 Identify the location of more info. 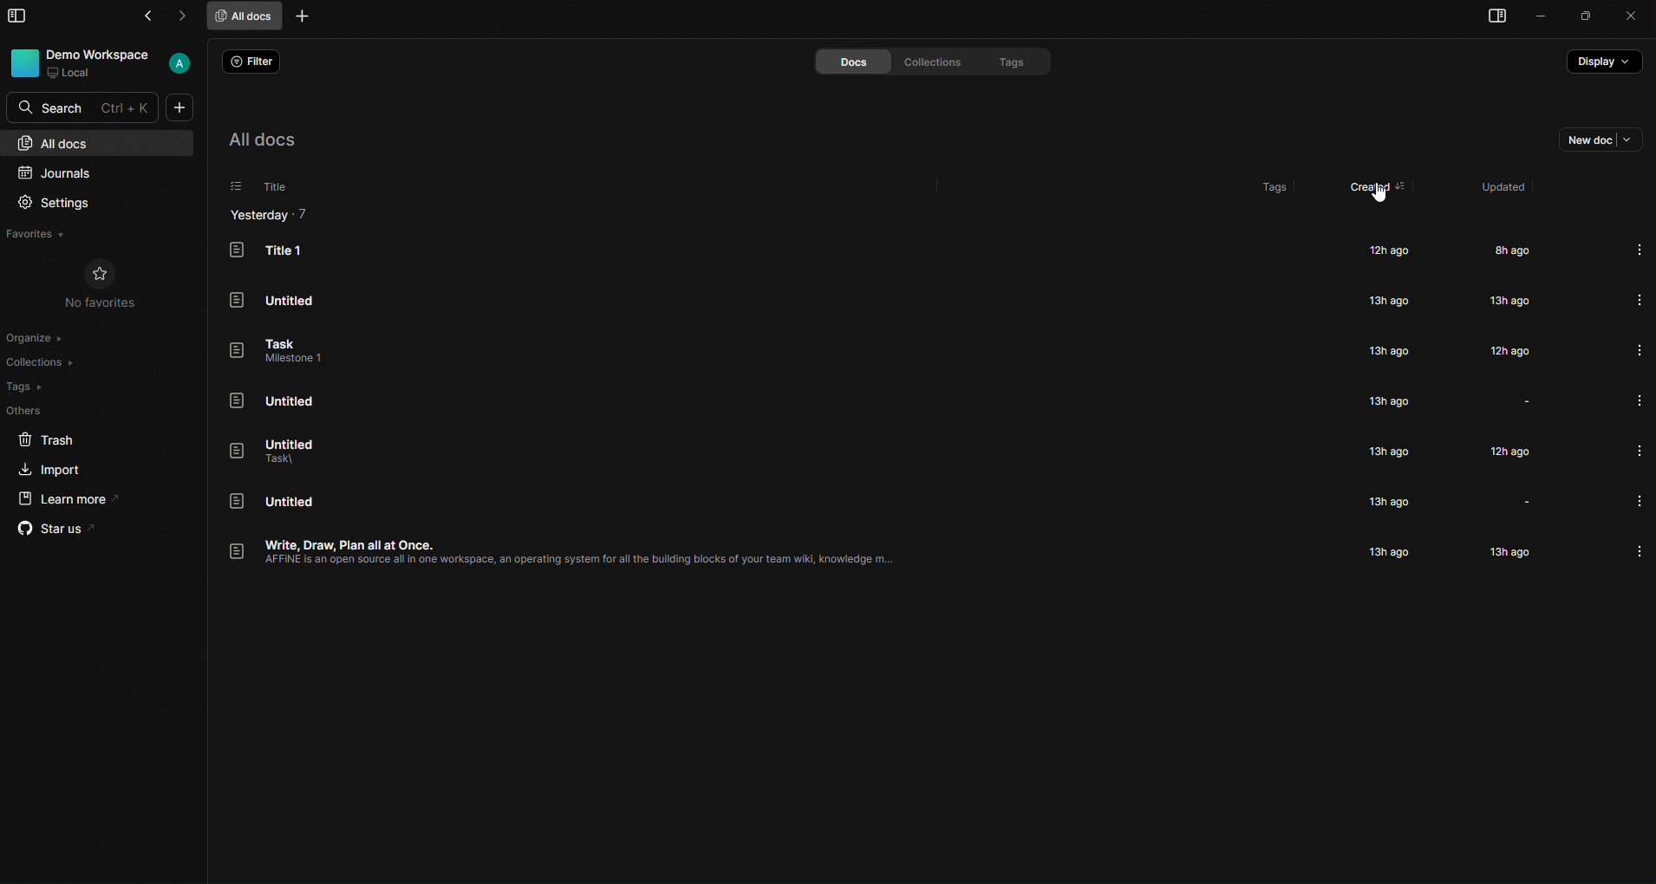
(1638, 298).